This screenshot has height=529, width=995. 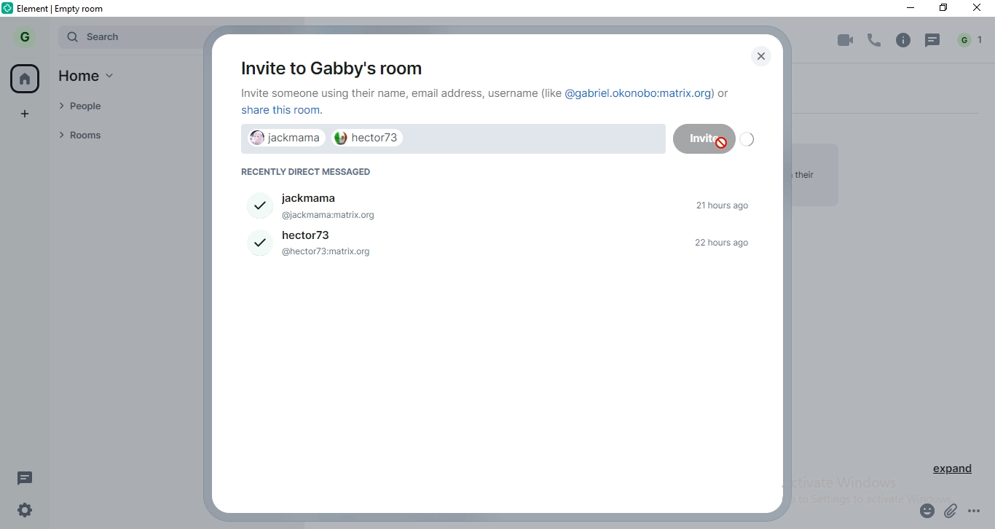 I want to click on hector73, so click(x=500, y=245).